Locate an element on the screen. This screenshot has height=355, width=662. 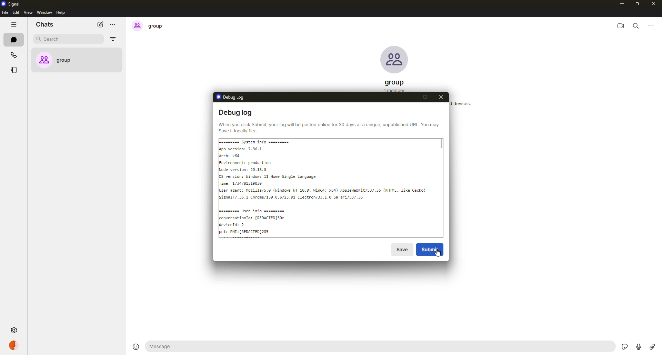
file is located at coordinates (5, 13).